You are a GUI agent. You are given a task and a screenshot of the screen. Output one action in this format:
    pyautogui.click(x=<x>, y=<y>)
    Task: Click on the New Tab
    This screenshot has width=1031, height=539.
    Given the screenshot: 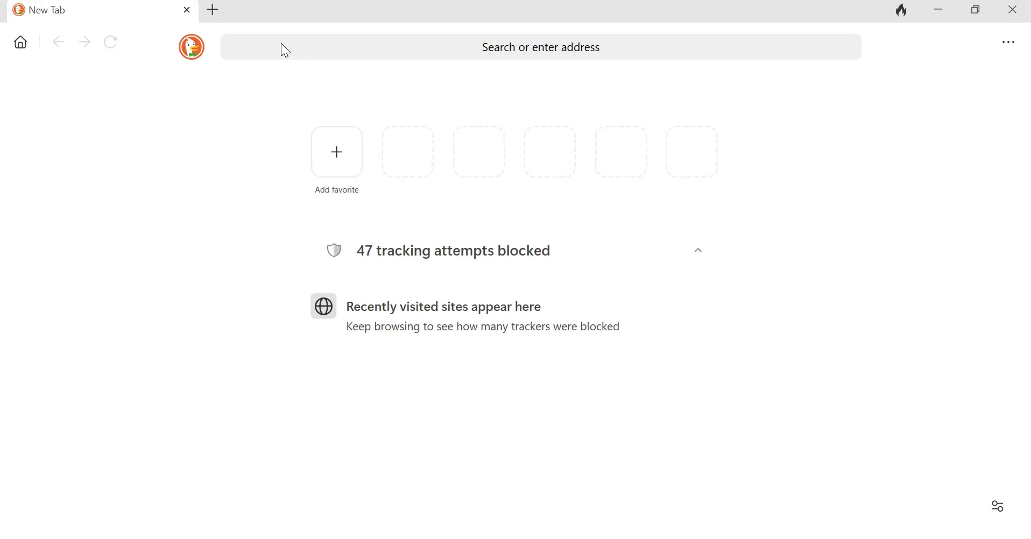 What is the action you would take?
    pyautogui.click(x=95, y=11)
    